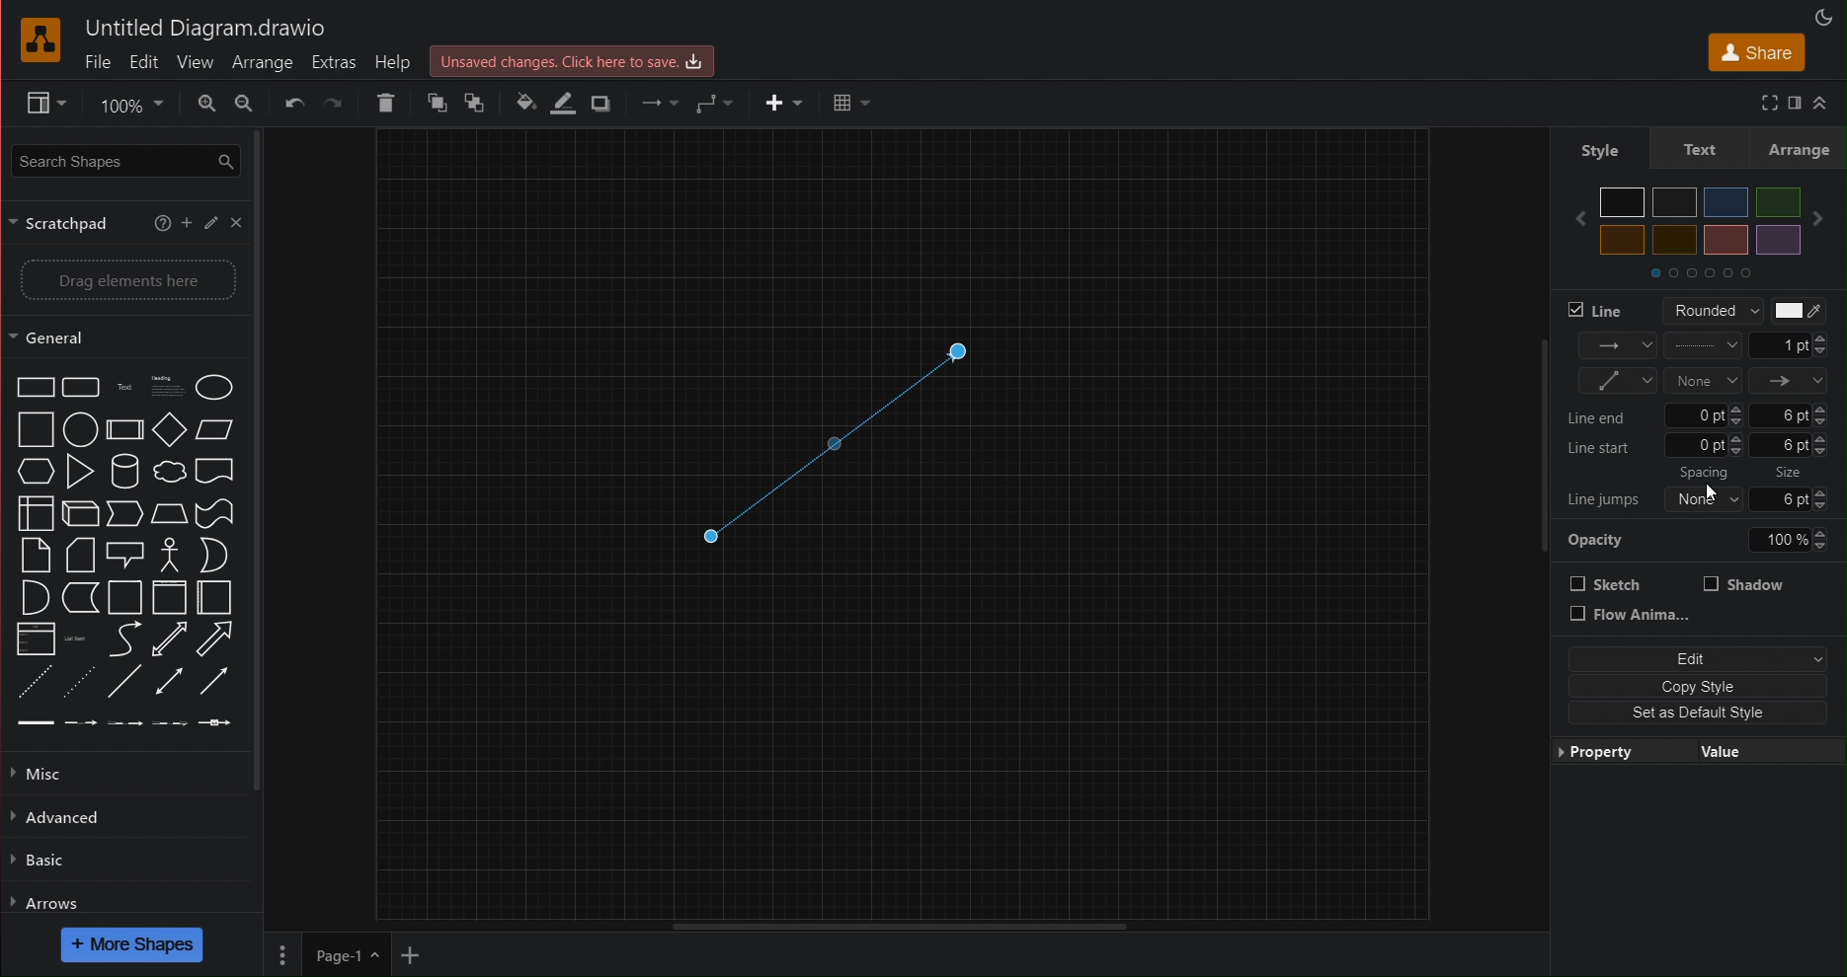 This screenshot has width=1847, height=977. What do you see at coordinates (133, 944) in the screenshot?
I see `More Shapes` at bounding box center [133, 944].